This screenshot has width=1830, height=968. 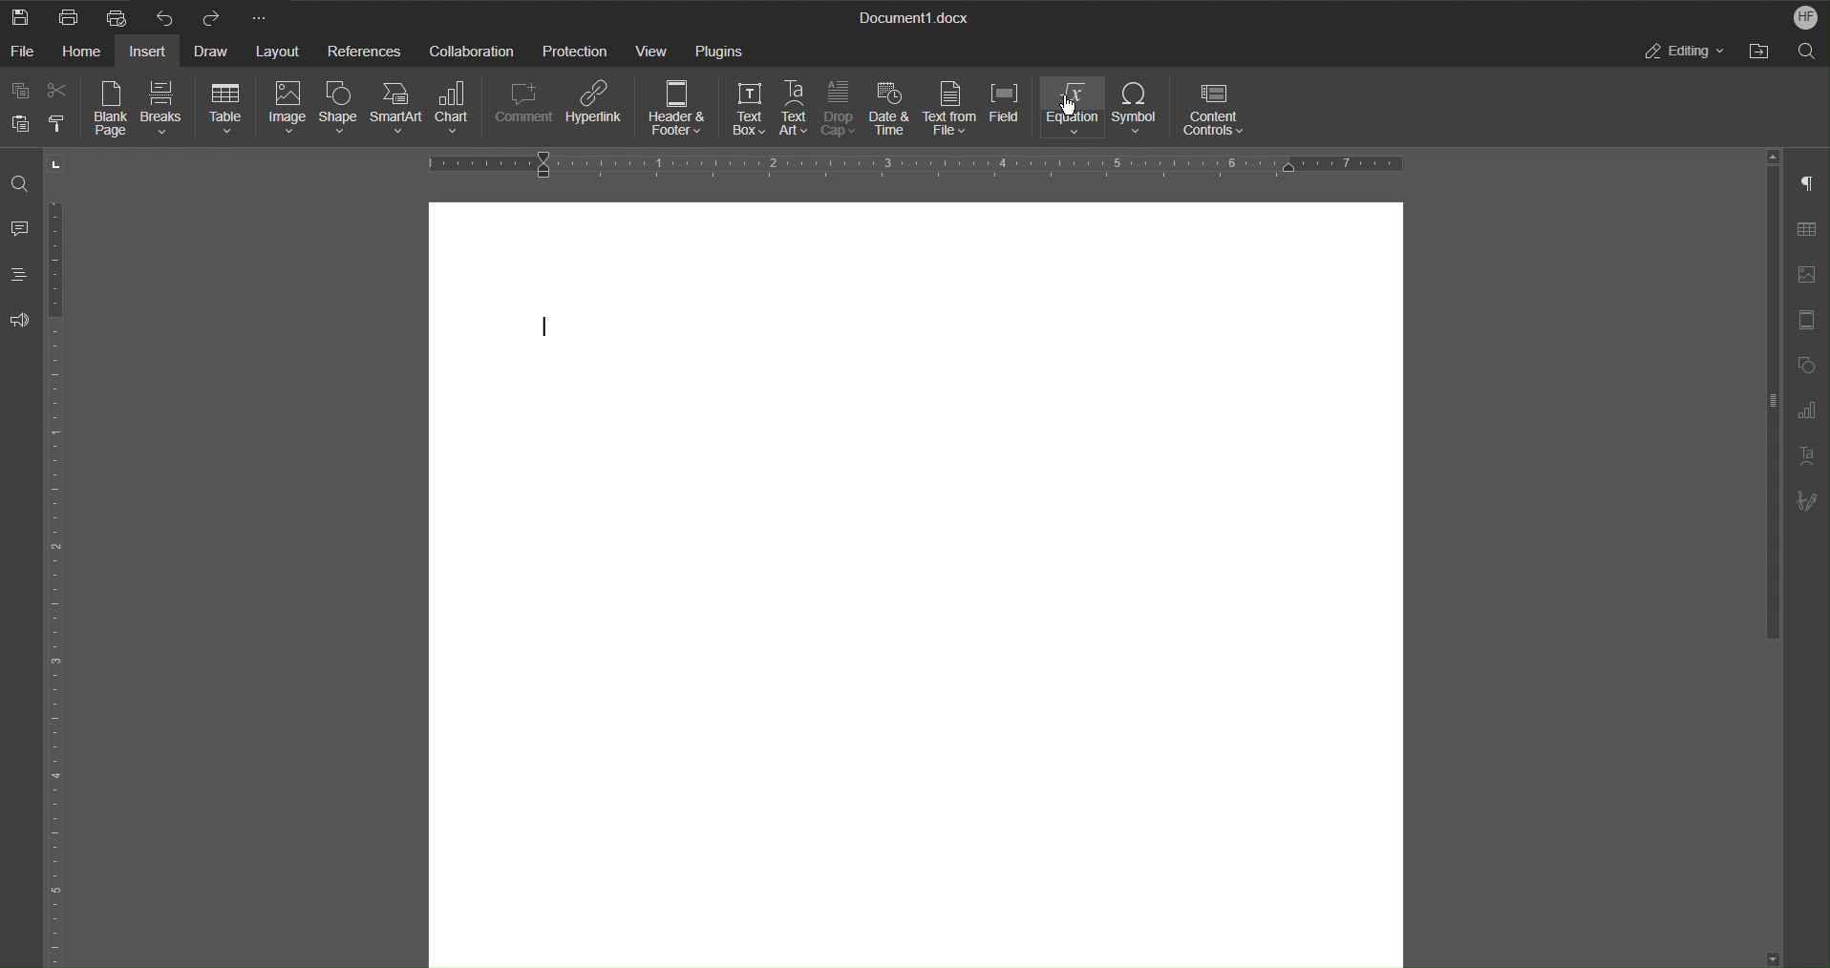 I want to click on Shape, so click(x=337, y=110).